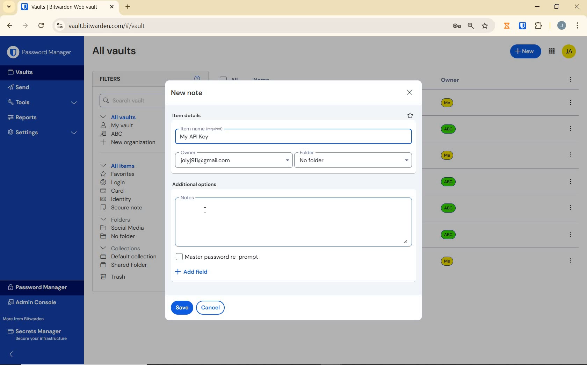 The width and height of the screenshot is (587, 365). Describe the element at coordinates (40, 52) in the screenshot. I see `Password Manager` at that location.